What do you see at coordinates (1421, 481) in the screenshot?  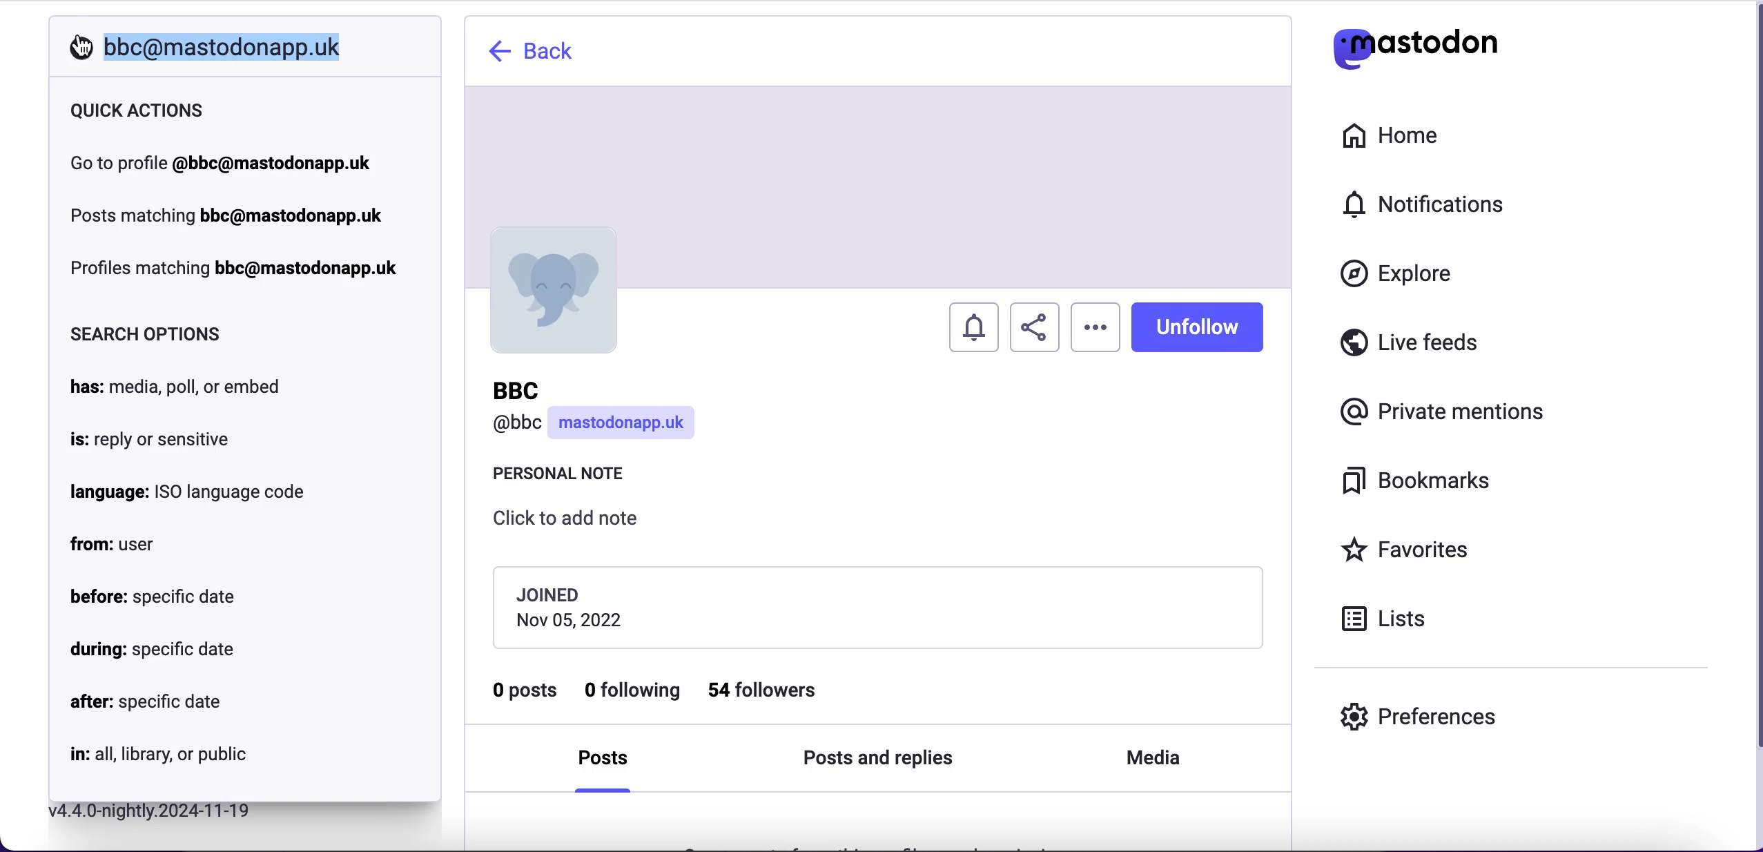 I see `bookmarks` at bounding box center [1421, 481].